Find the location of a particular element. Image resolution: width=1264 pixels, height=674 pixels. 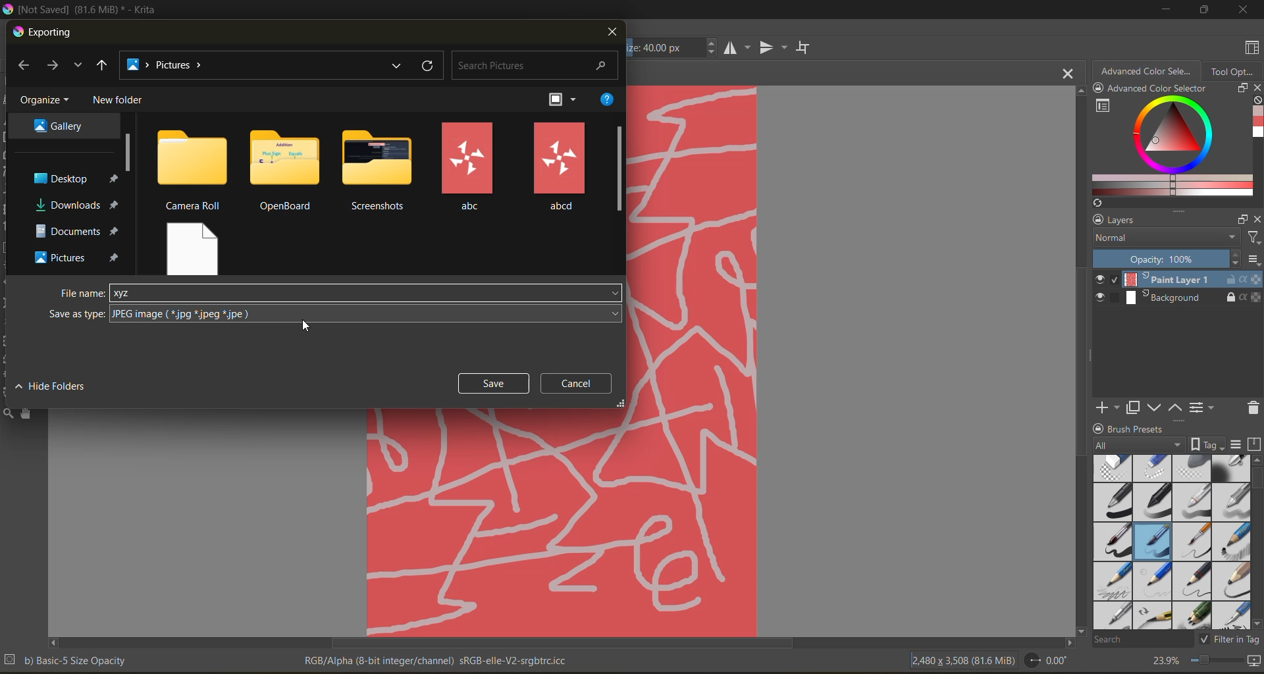

filename is located at coordinates (83, 294).